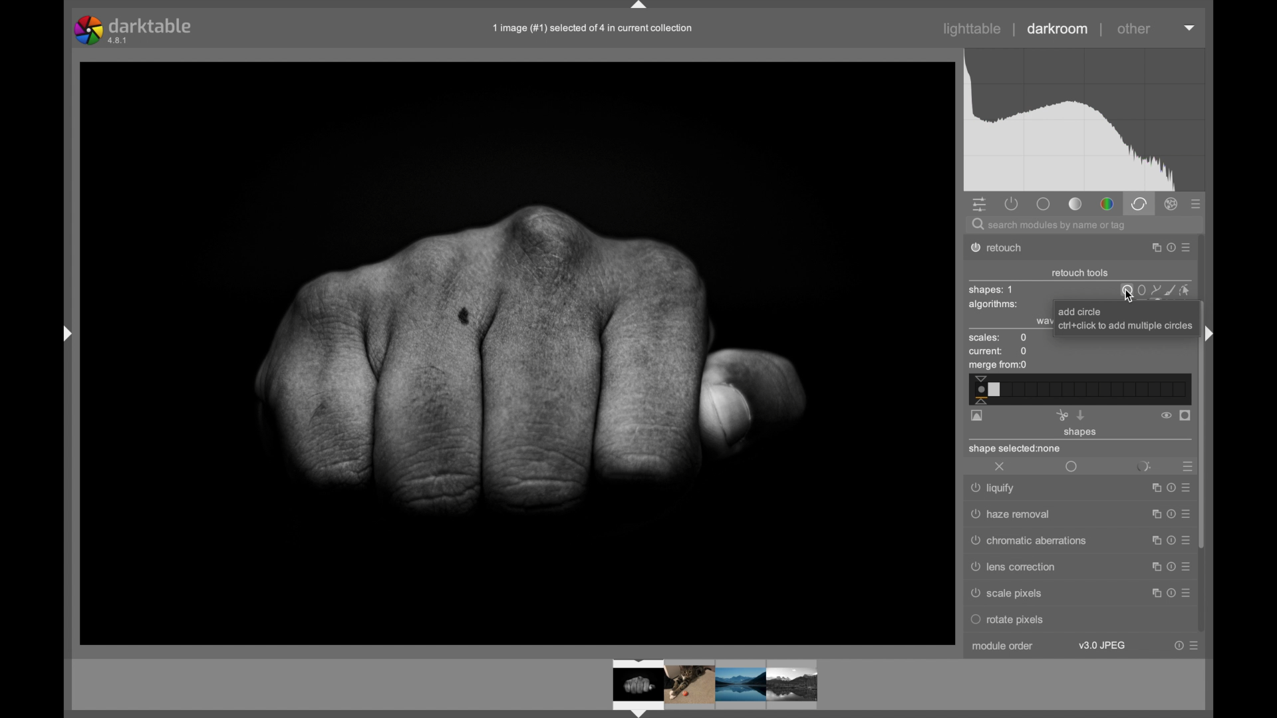  What do you see at coordinates (1152, 515) in the screenshot?
I see `maximize` at bounding box center [1152, 515].